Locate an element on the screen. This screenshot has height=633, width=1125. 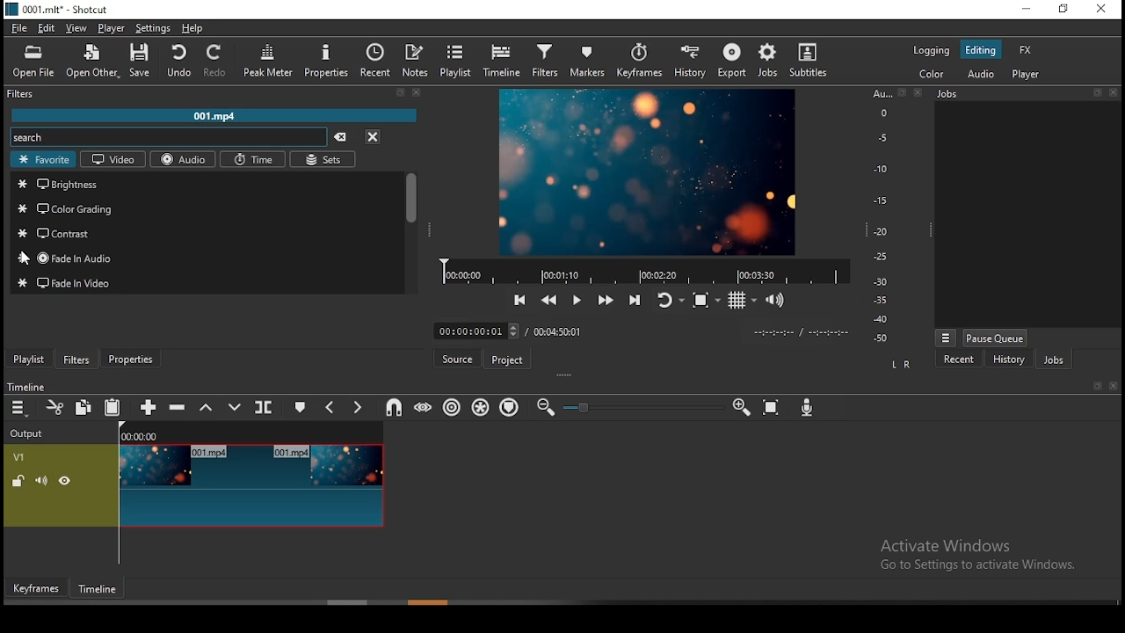
create/edit marker is located at coordinates (302, 407).